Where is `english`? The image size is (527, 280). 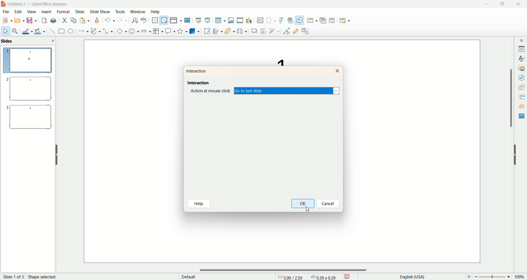
english is located at coordinates (411, 276).